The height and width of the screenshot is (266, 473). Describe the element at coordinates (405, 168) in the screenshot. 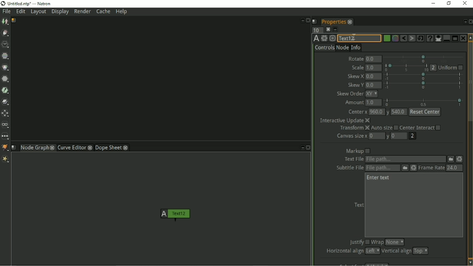

I see `Subtitle` at that location.